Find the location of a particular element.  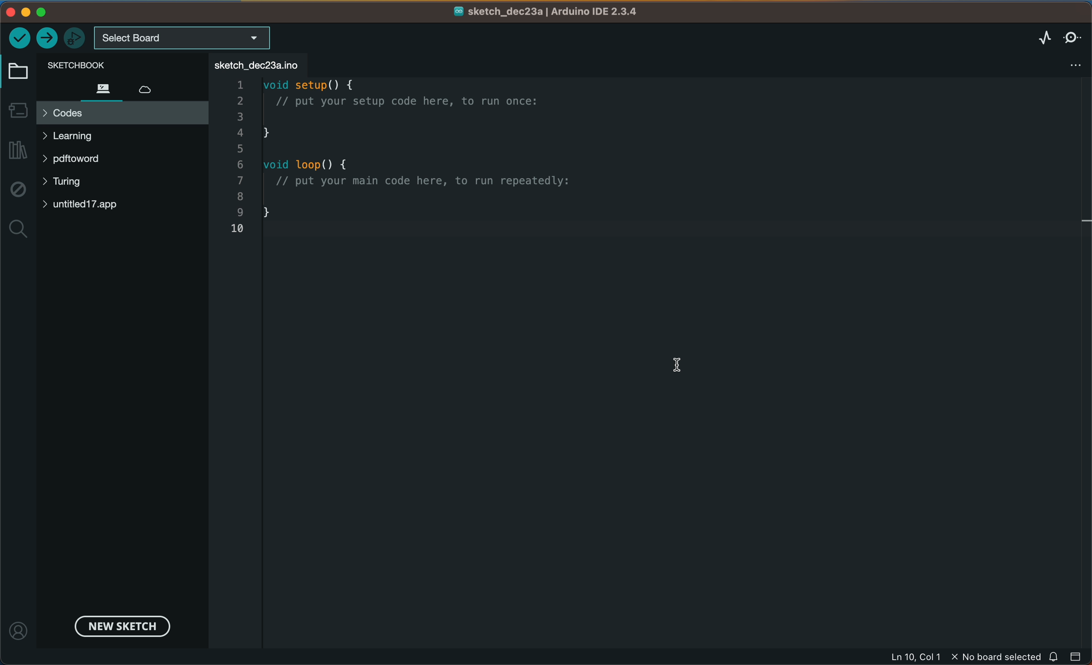

search is located at coordinates (16, 226).